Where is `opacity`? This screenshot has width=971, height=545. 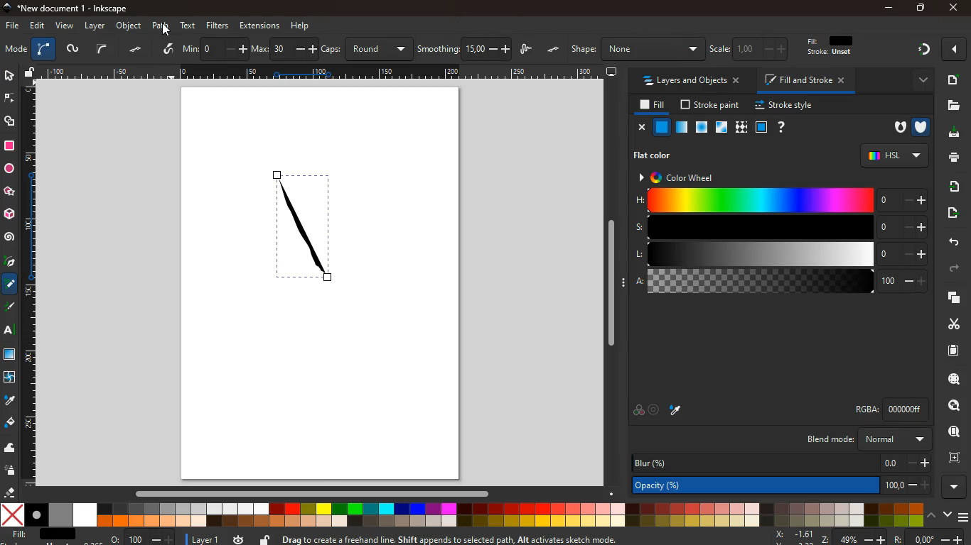
opacity is located at coordinates (782, 486).